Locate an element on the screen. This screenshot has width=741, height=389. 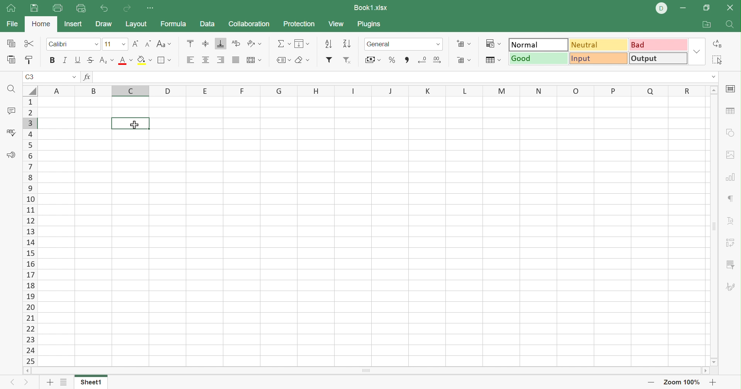
Home is located at coordinates (11, 8).